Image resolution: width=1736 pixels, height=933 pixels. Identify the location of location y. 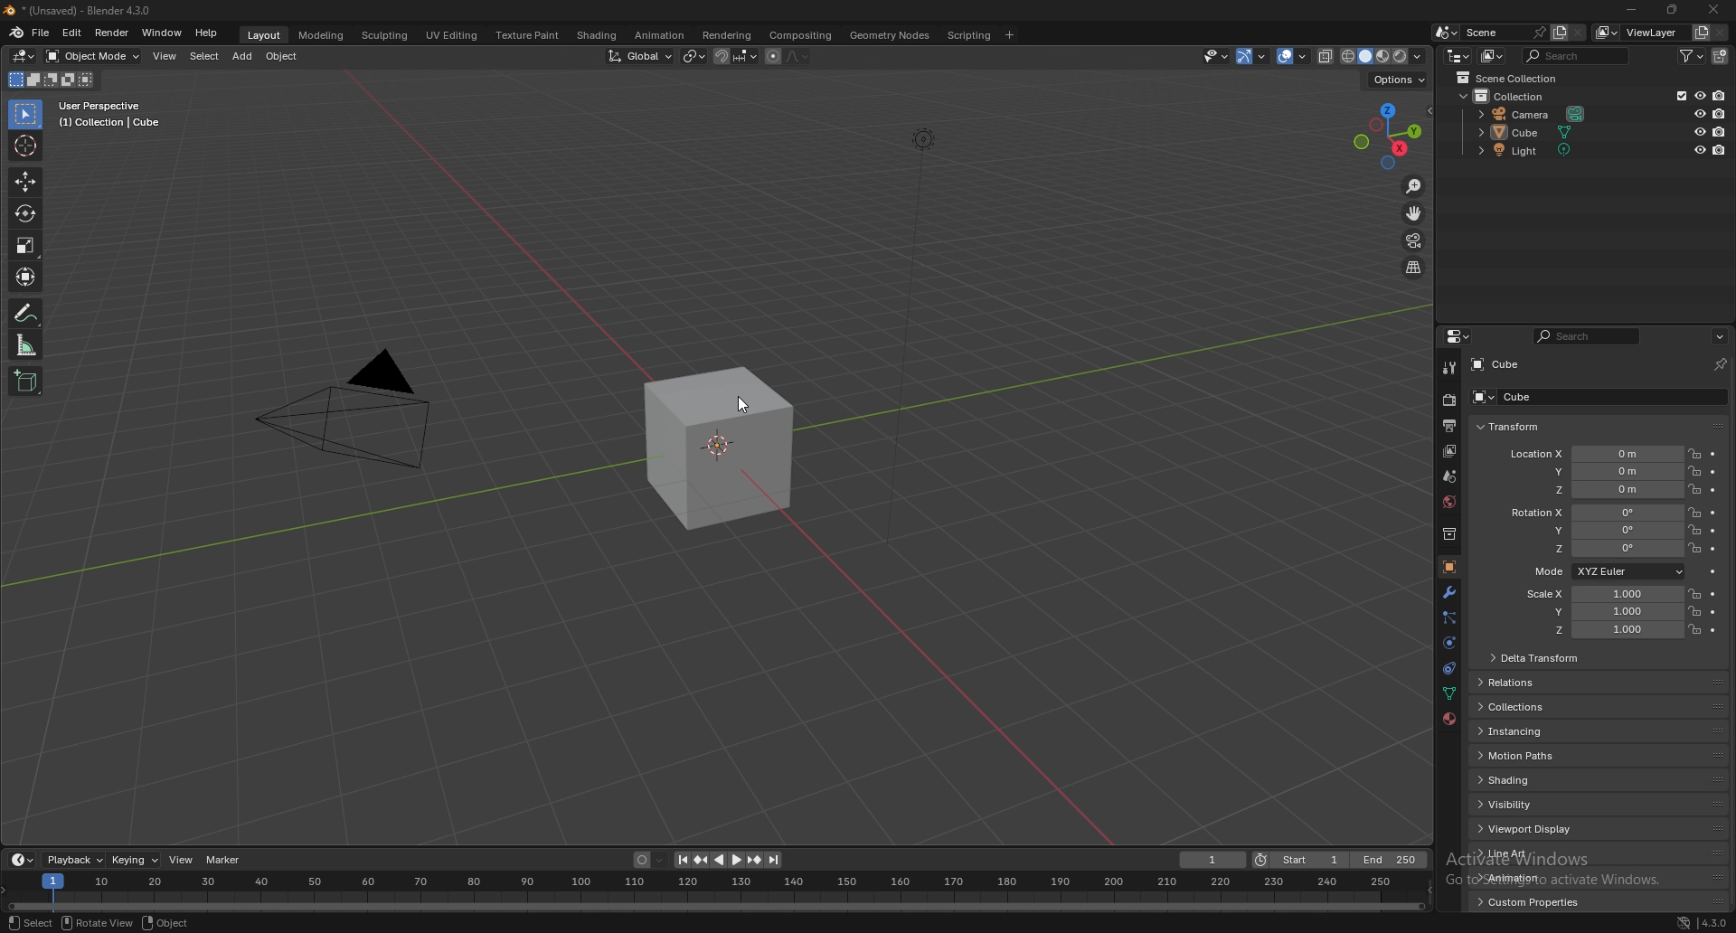
(1595, 472).